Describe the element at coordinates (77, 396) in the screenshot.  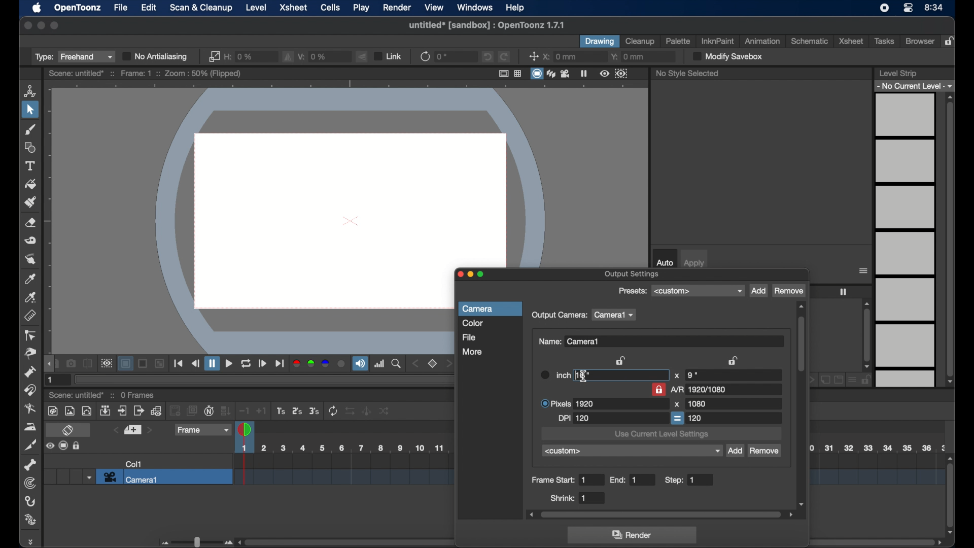
I see `scene` at that location.